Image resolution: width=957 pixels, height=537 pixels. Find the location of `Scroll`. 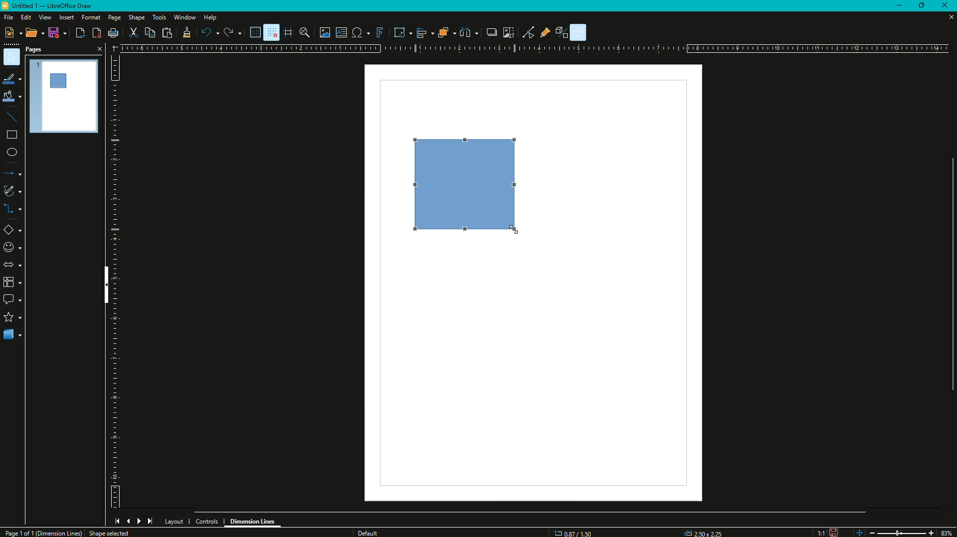

Scroll is located at coordinates (949, 272).